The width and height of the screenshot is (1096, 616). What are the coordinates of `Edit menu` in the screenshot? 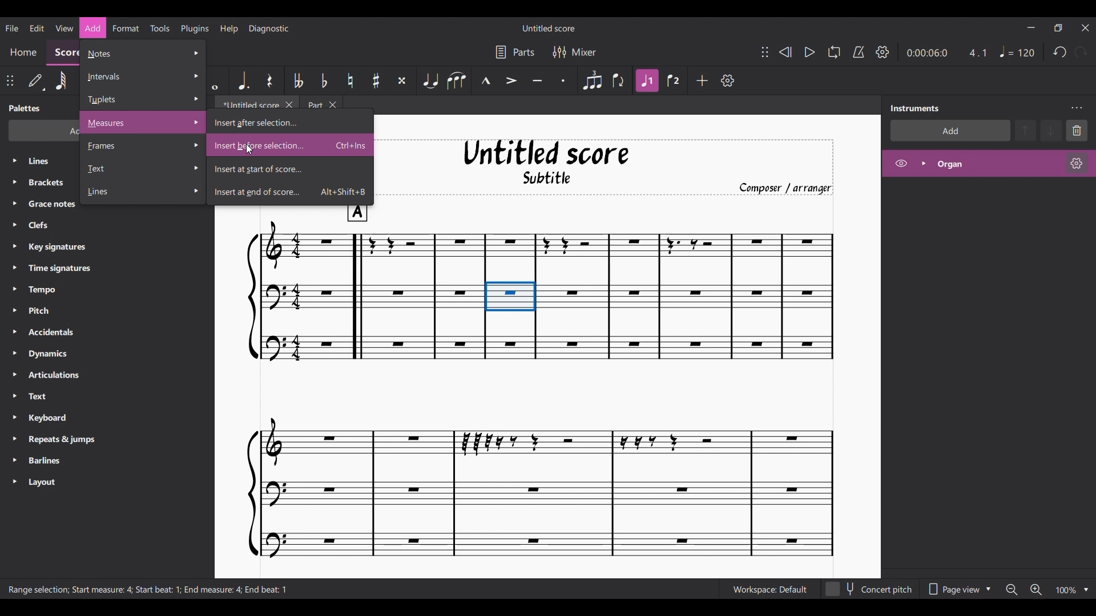 It's located at (37, 27).